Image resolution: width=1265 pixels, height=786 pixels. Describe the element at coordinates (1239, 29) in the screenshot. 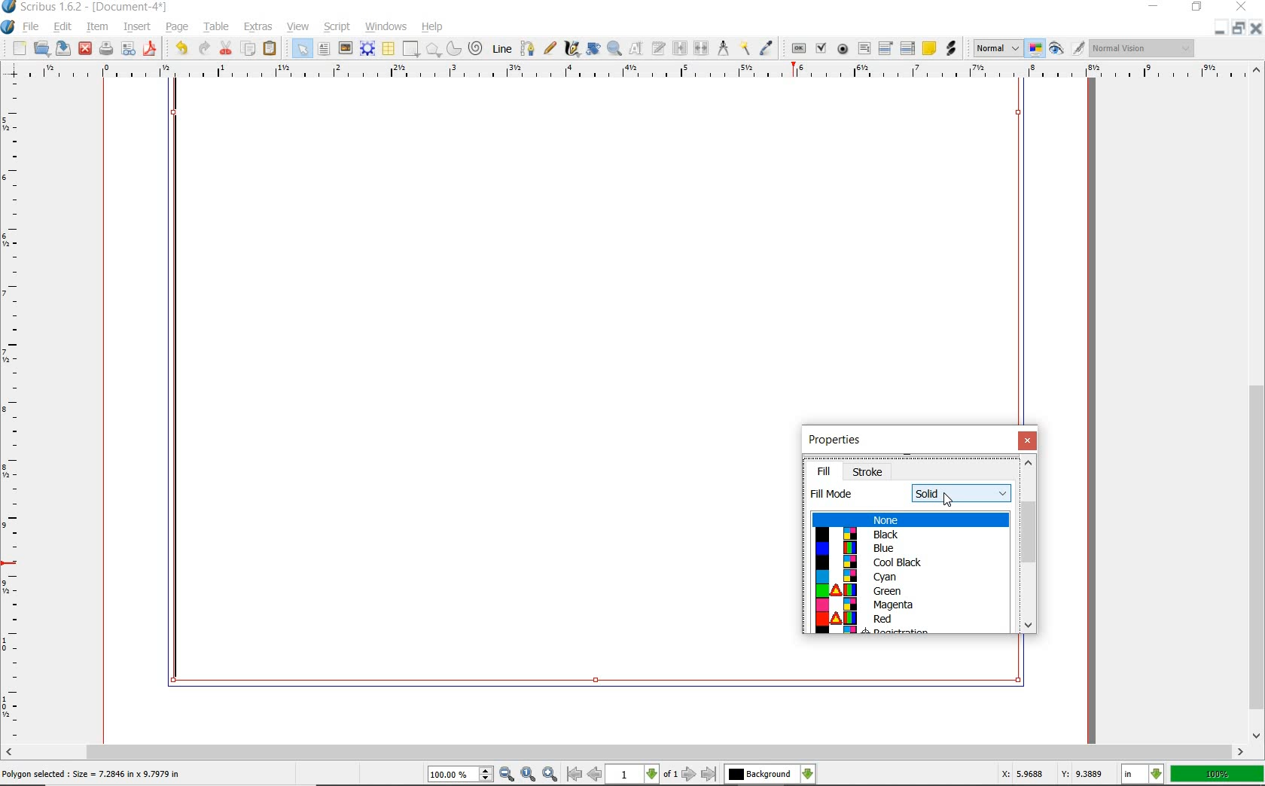

I see `restore` at that location.